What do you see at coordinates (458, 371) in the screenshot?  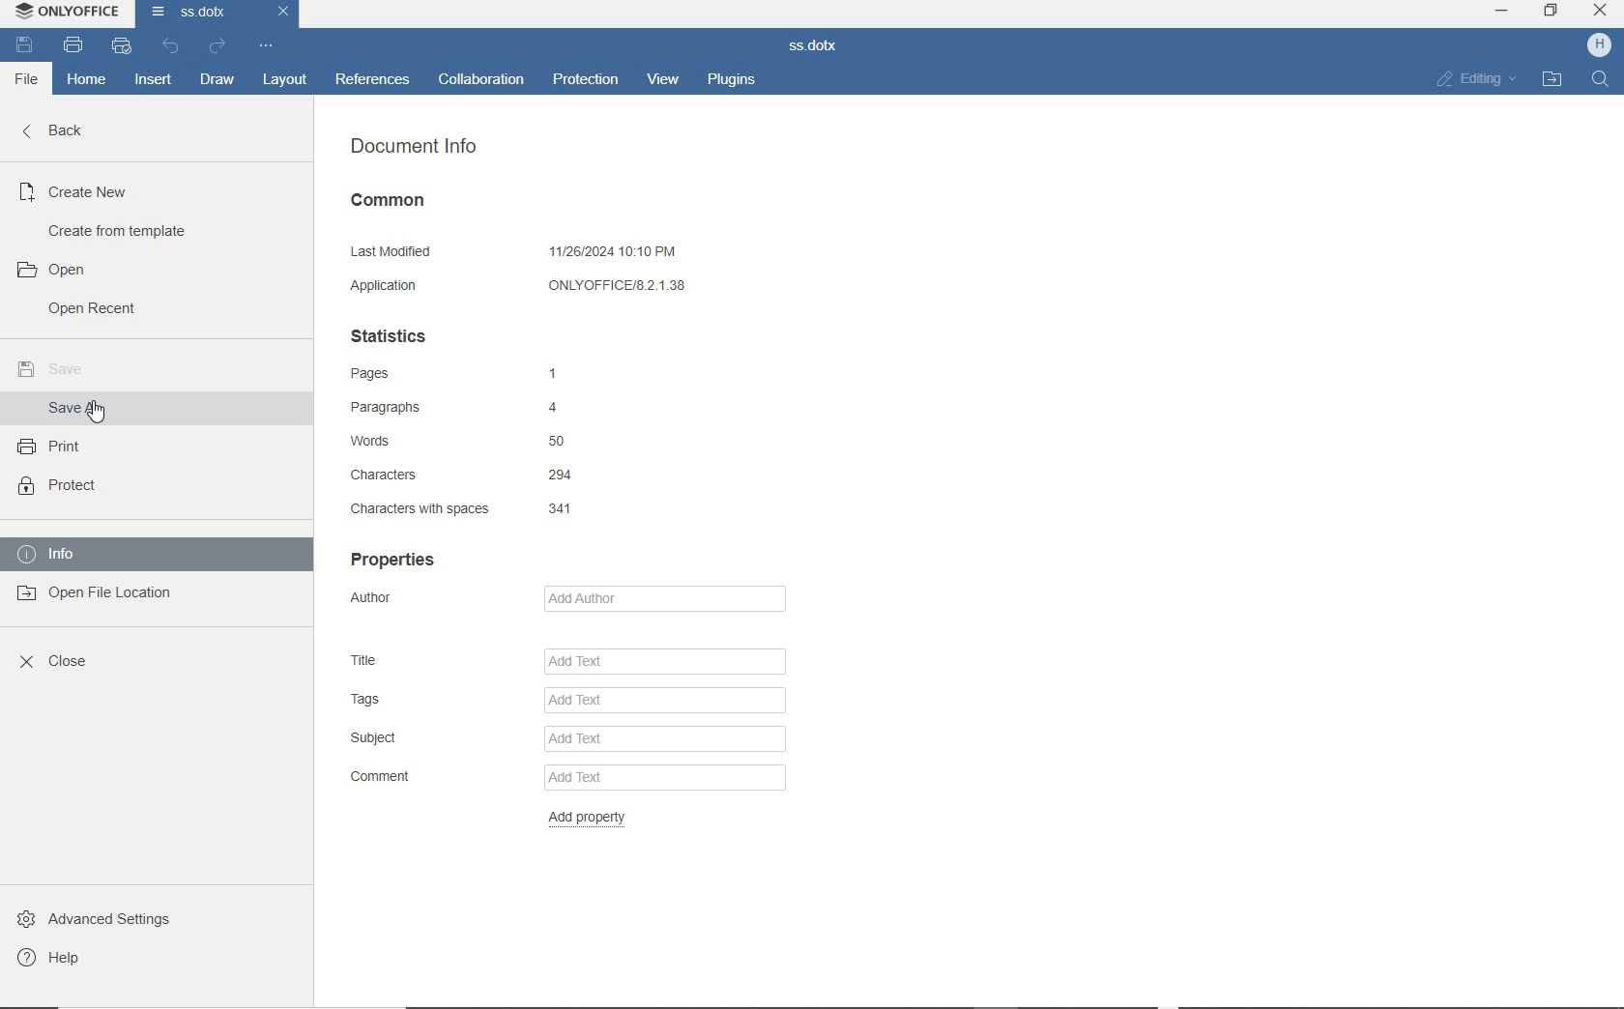 I see `PAGES` at bounding box center [458, 371].